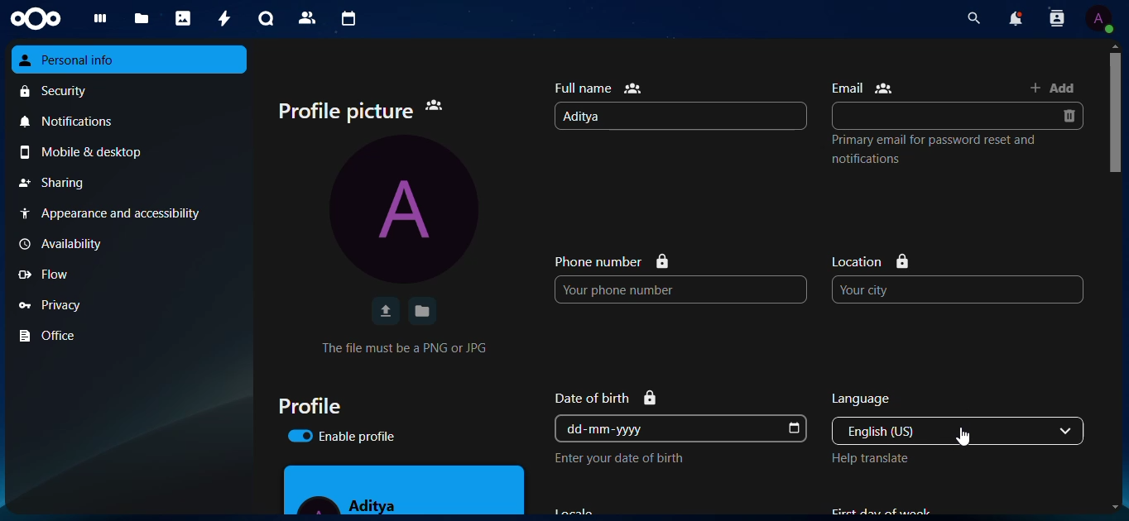 The image size is (1129, 521). Describe the element at coordinates (879, 397) in the screenshot. I see `language` at that location.